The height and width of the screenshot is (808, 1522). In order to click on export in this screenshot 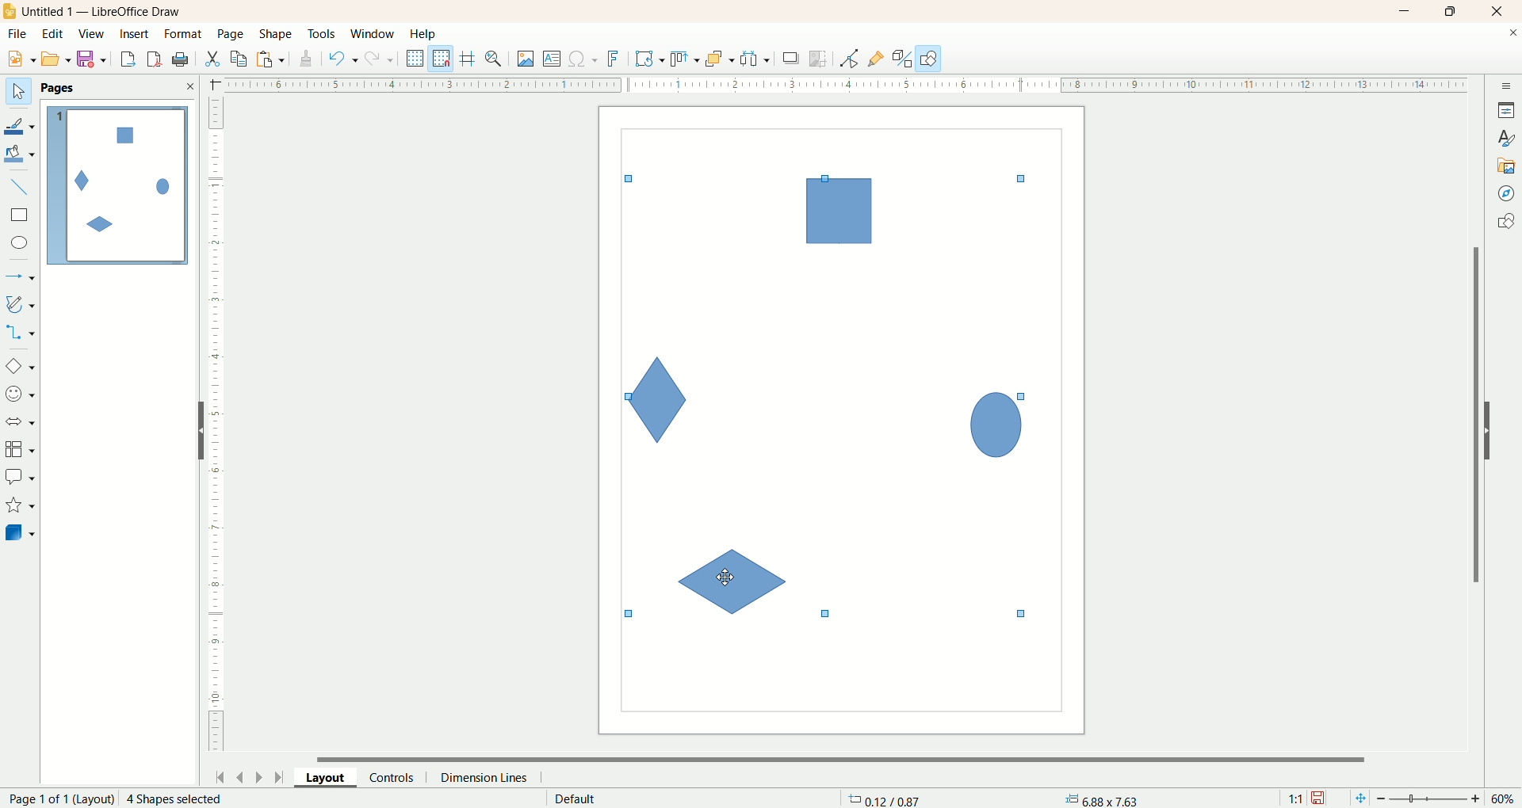, I will do `click(127, 56)`.